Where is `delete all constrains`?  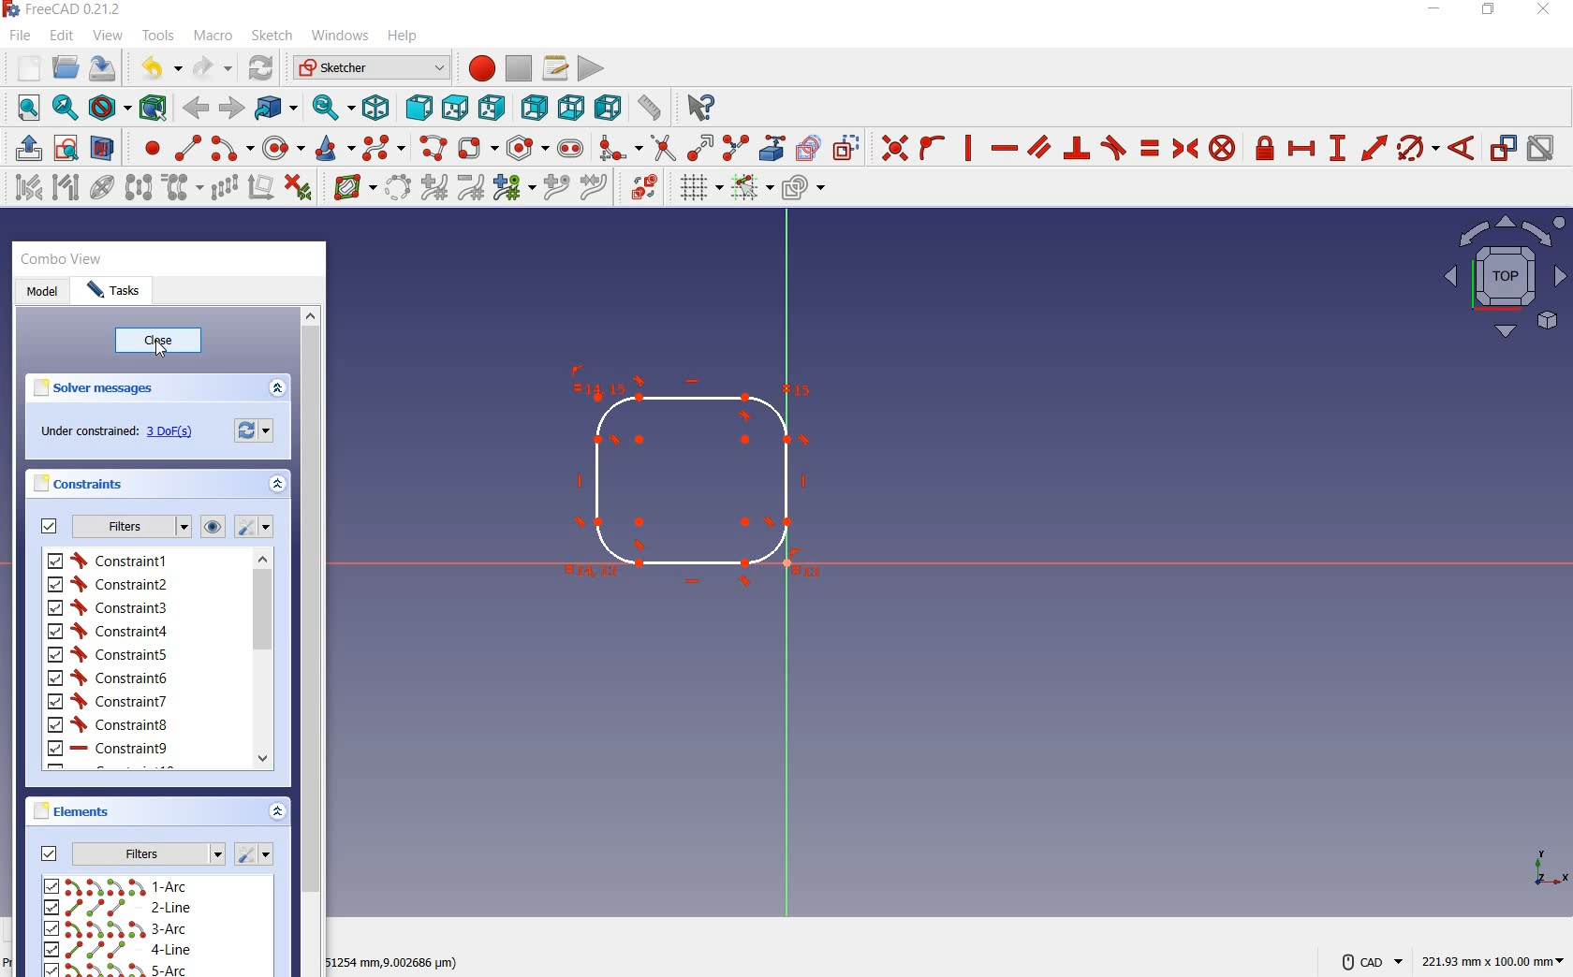 delete all constrains is located at coordinates (298, 188).